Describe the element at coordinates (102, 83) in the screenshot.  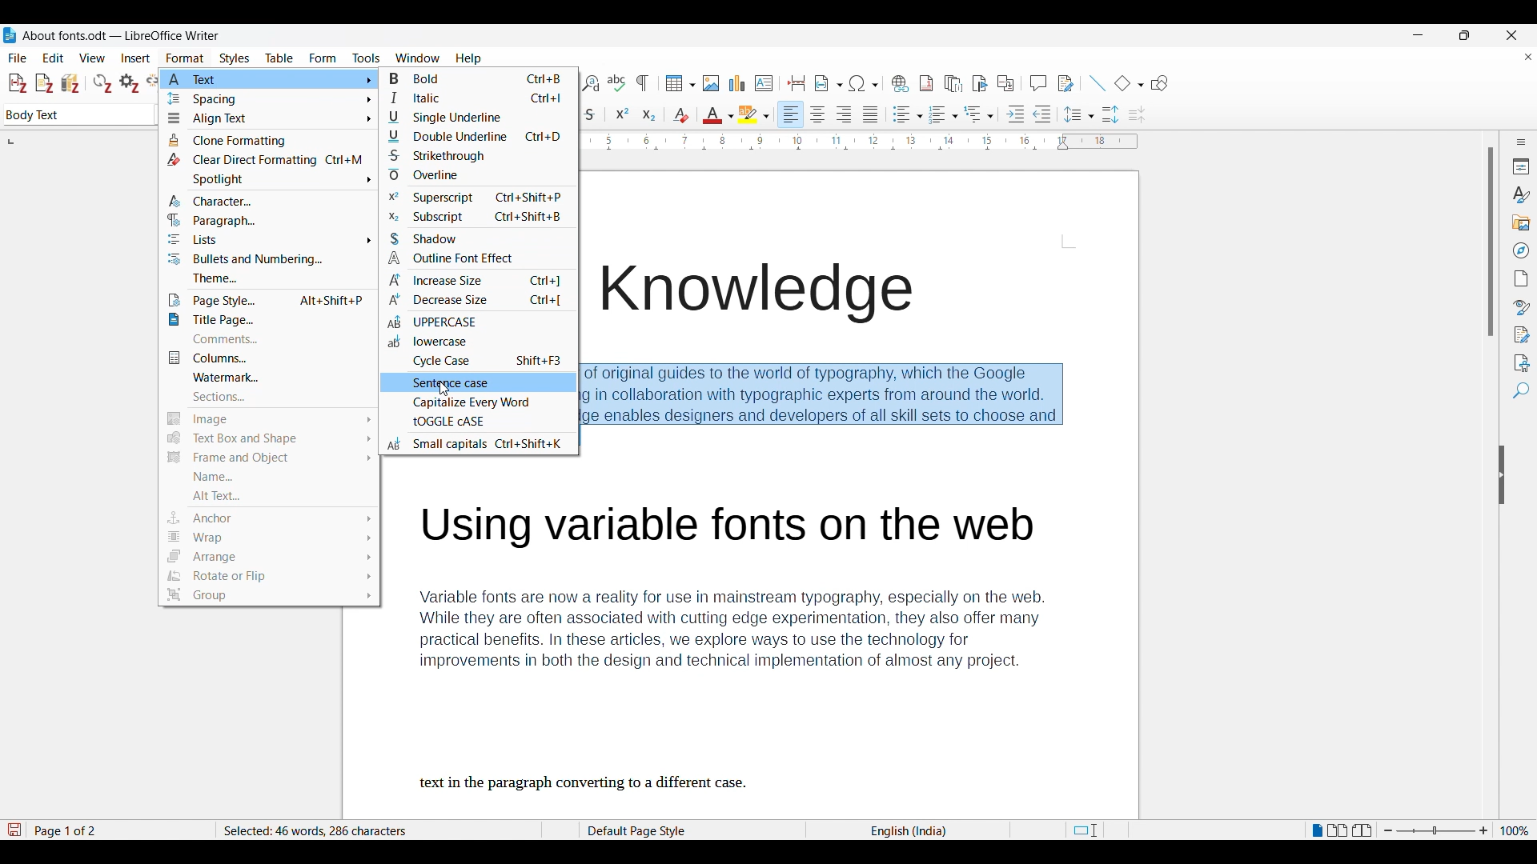
I see `Refresh ` at that location.